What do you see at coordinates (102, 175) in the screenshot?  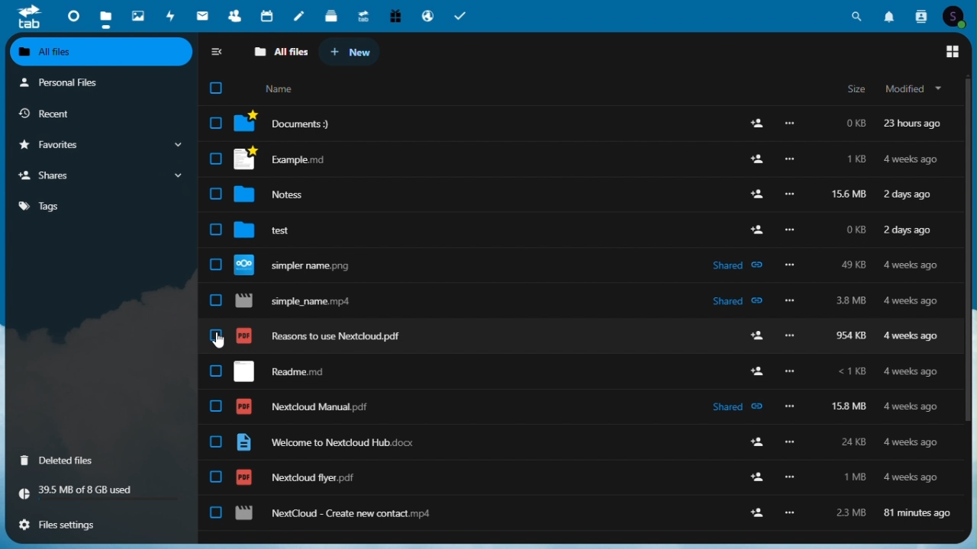 I see `shares` at bounding box center [102, 175].